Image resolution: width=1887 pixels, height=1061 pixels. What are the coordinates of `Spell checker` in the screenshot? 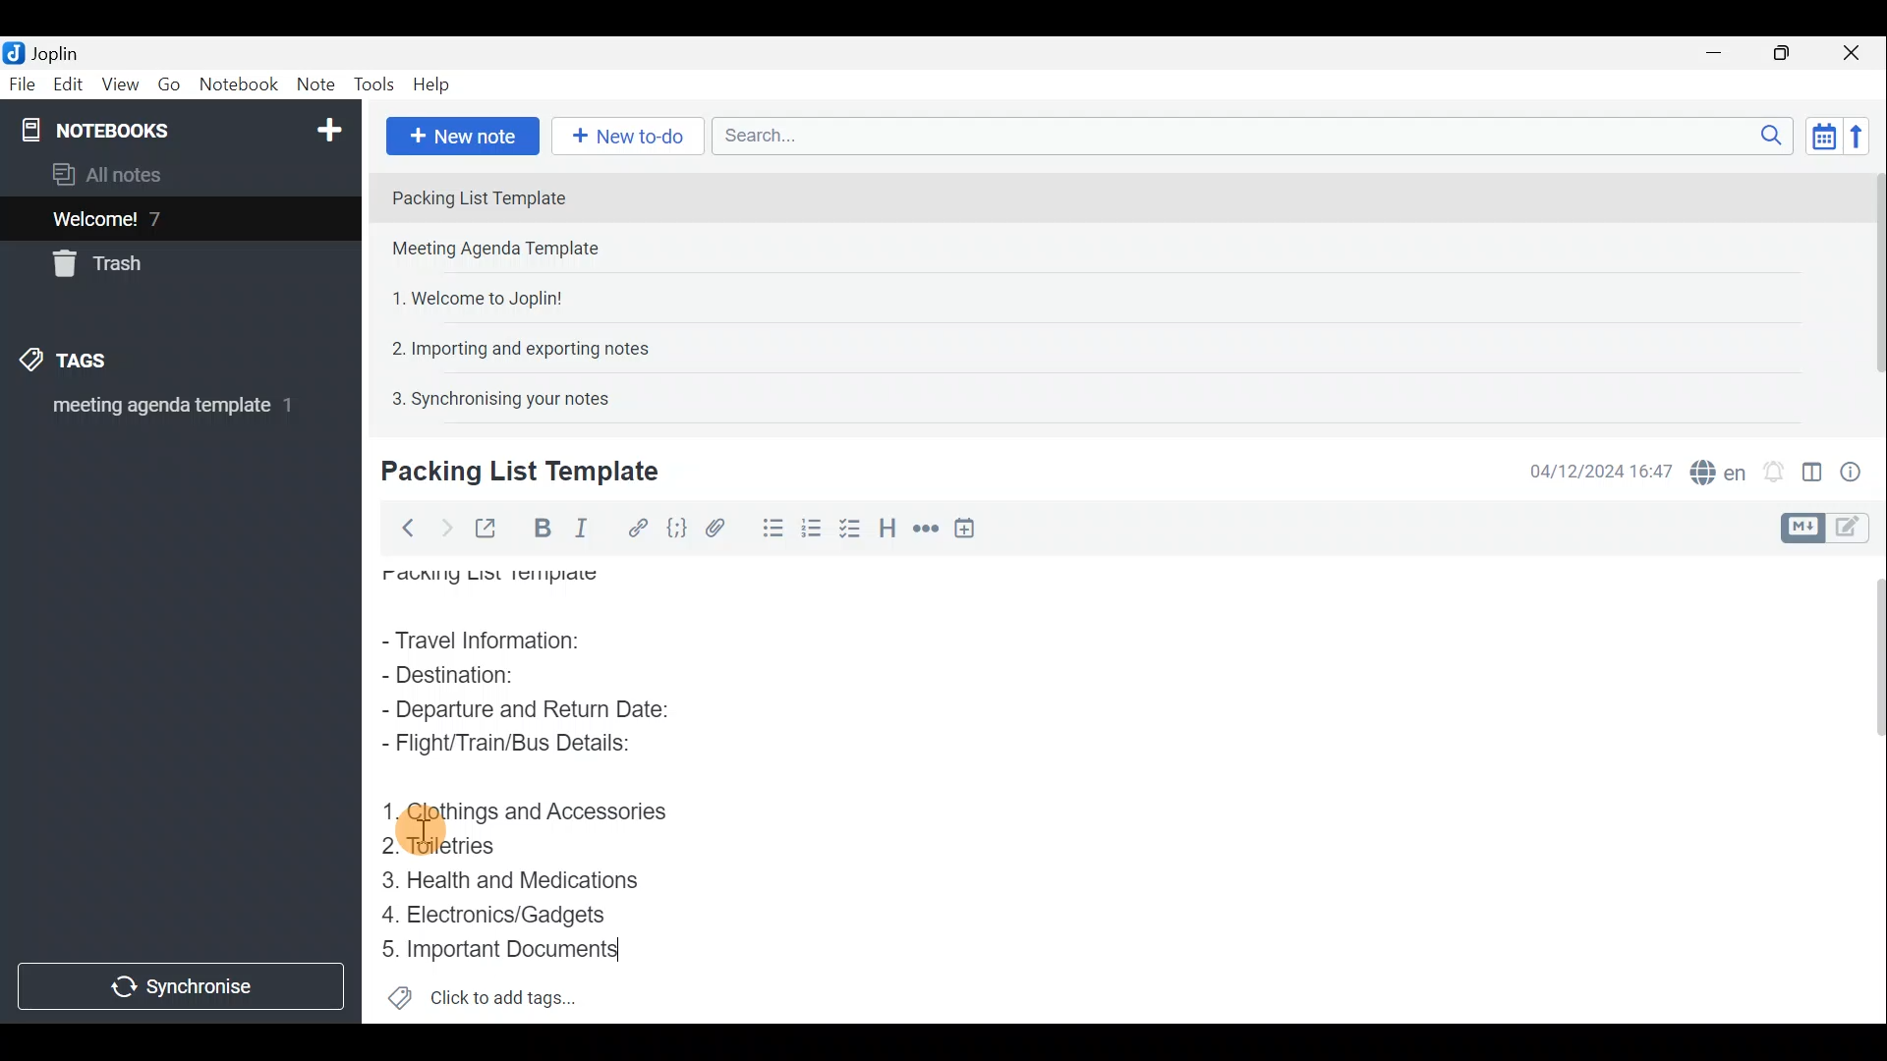 It's located at (1713, 469).